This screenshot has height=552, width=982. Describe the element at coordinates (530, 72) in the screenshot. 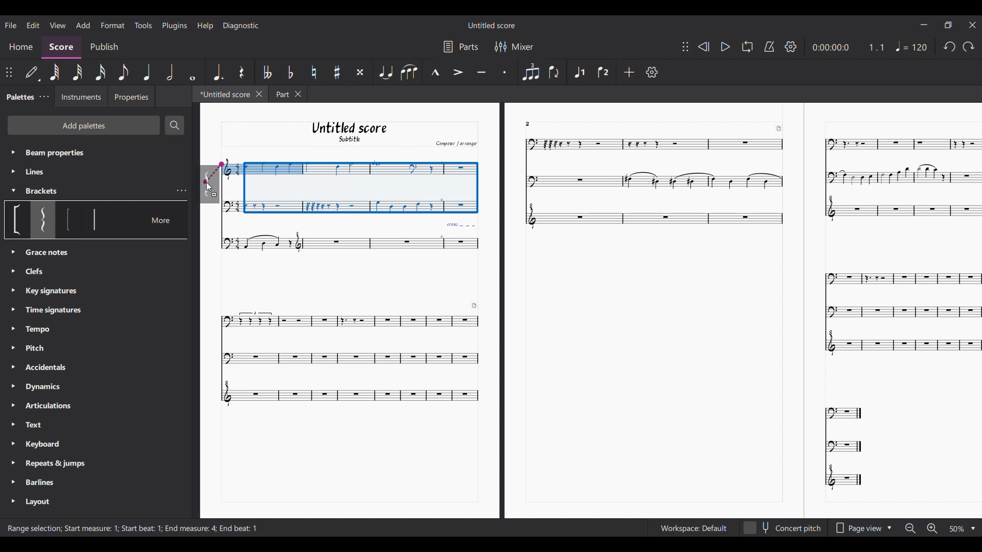

I see `Tuplet` at that location.